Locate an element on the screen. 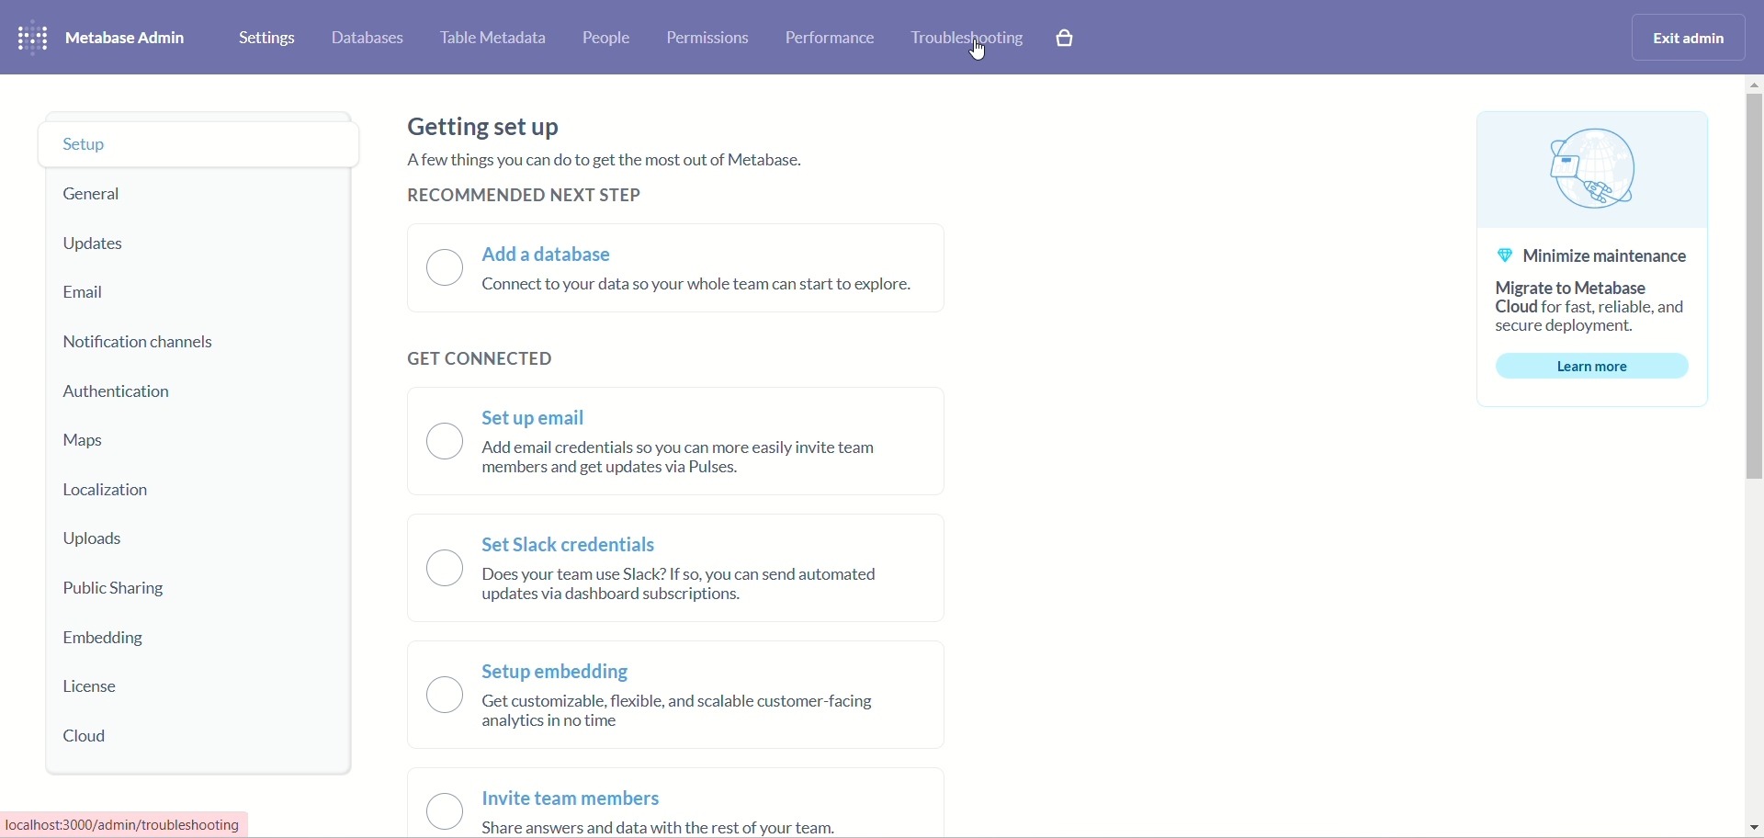 The image size is (1764, 838). troubleshooting is located at coordinates (969, 40).